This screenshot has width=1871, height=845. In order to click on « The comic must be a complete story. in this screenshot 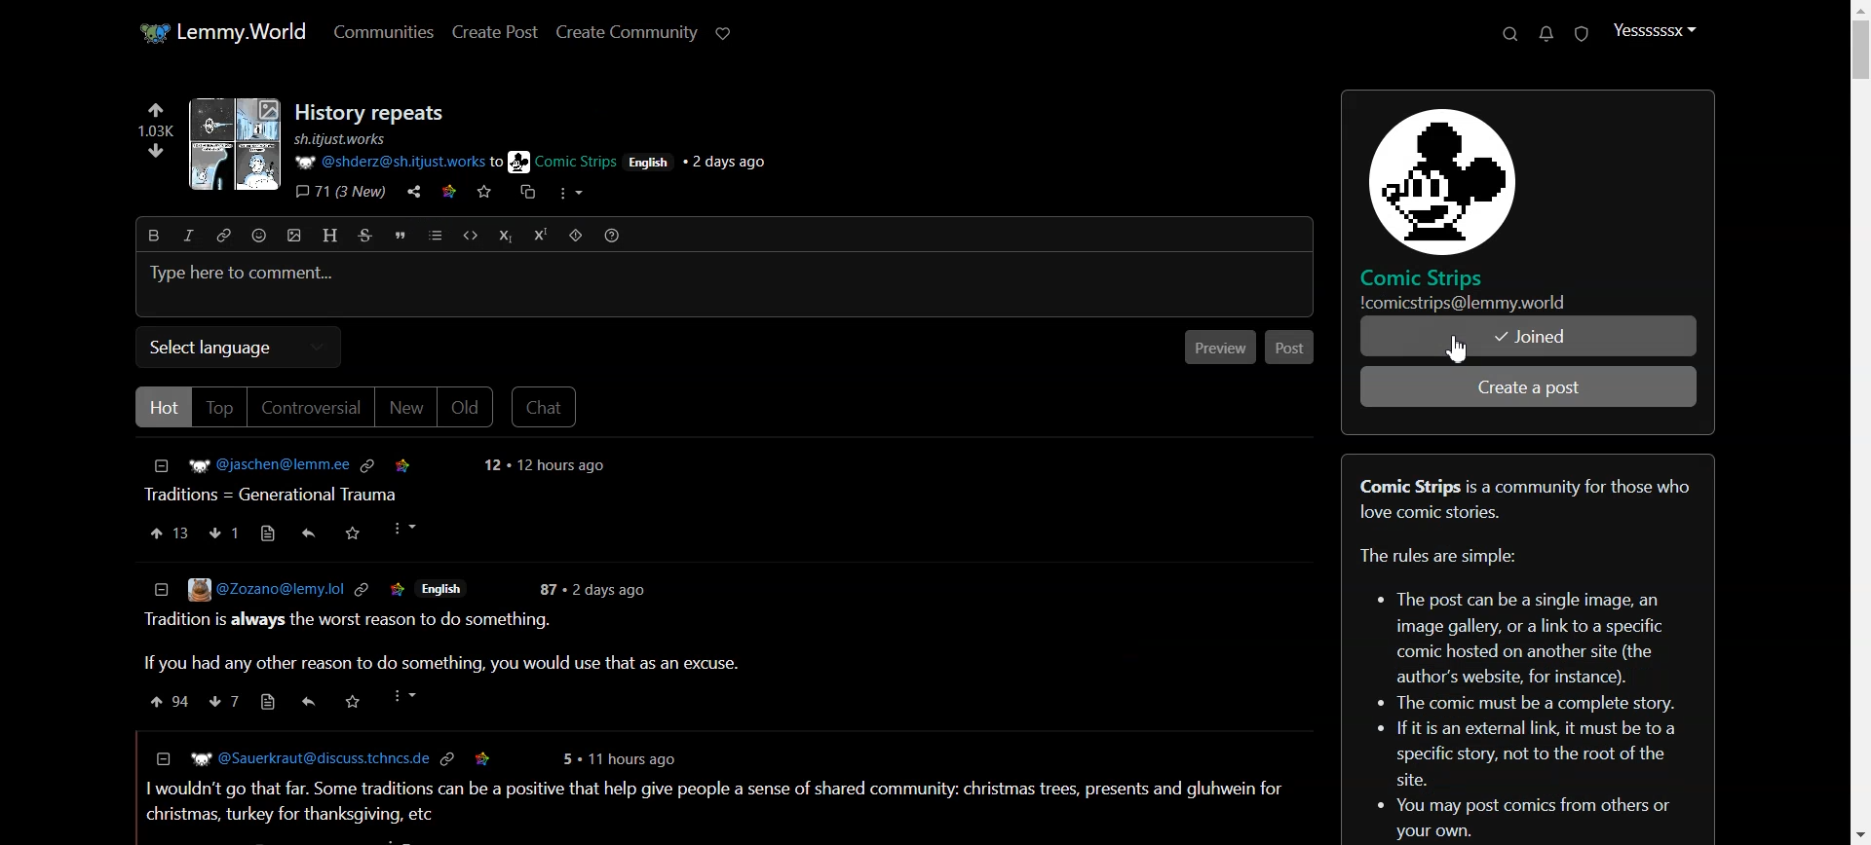, I will do `click(1532, 701)`.